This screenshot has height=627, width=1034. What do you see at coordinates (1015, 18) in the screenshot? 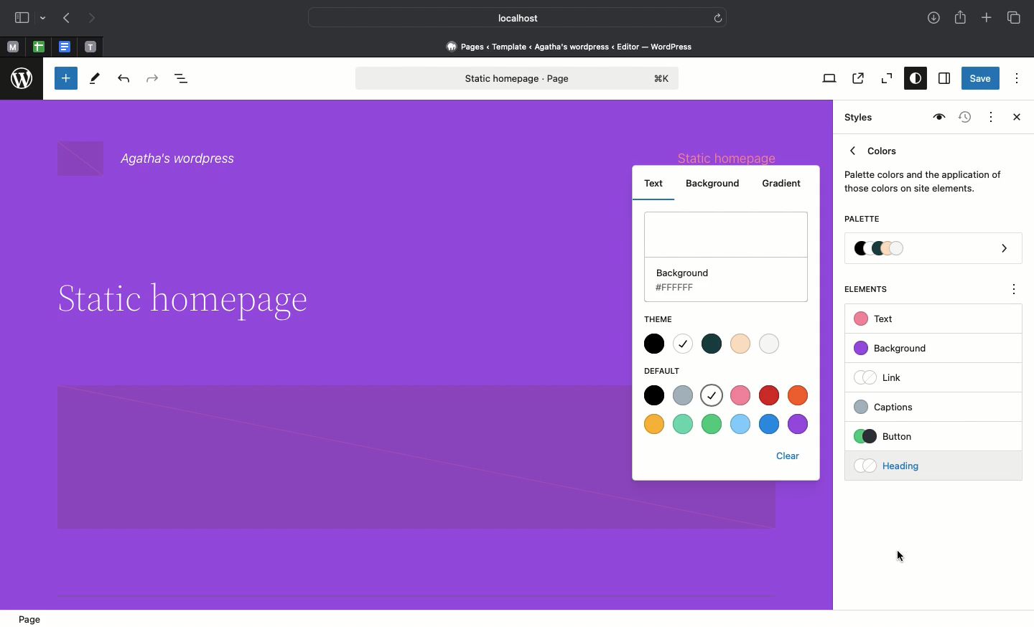
I see `Tabs` at bounding box center [1015, 18].